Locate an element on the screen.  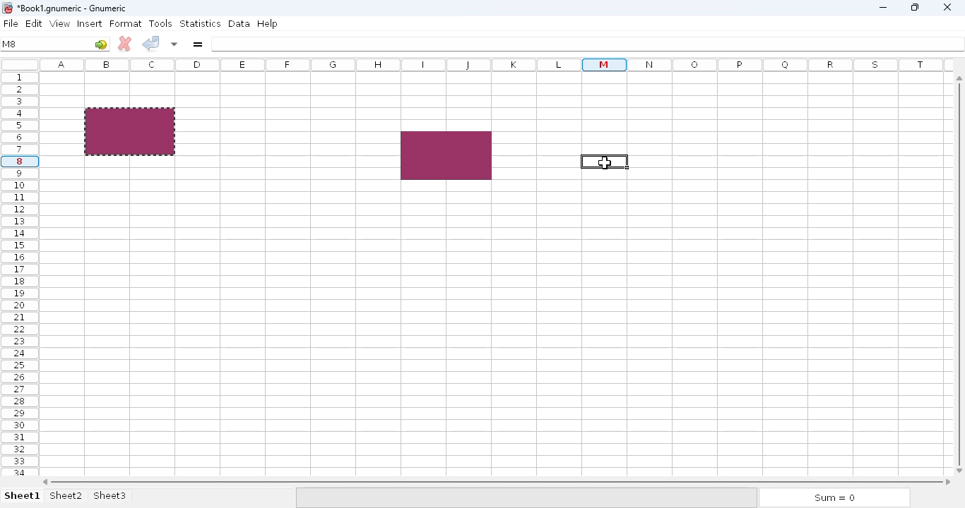
vertical scroll bar is located at coordinates (959, 274).